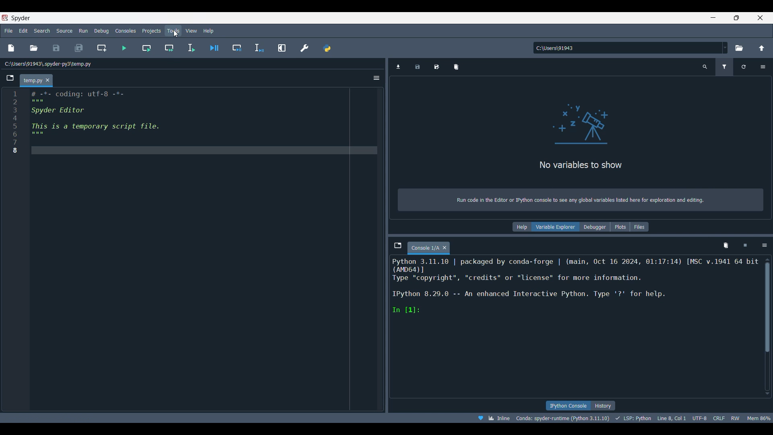 This screenshot has height=435, width=773. Describe the element at coordinates (126, 30) in the screenshot. I see `Consoles menu` at that location.